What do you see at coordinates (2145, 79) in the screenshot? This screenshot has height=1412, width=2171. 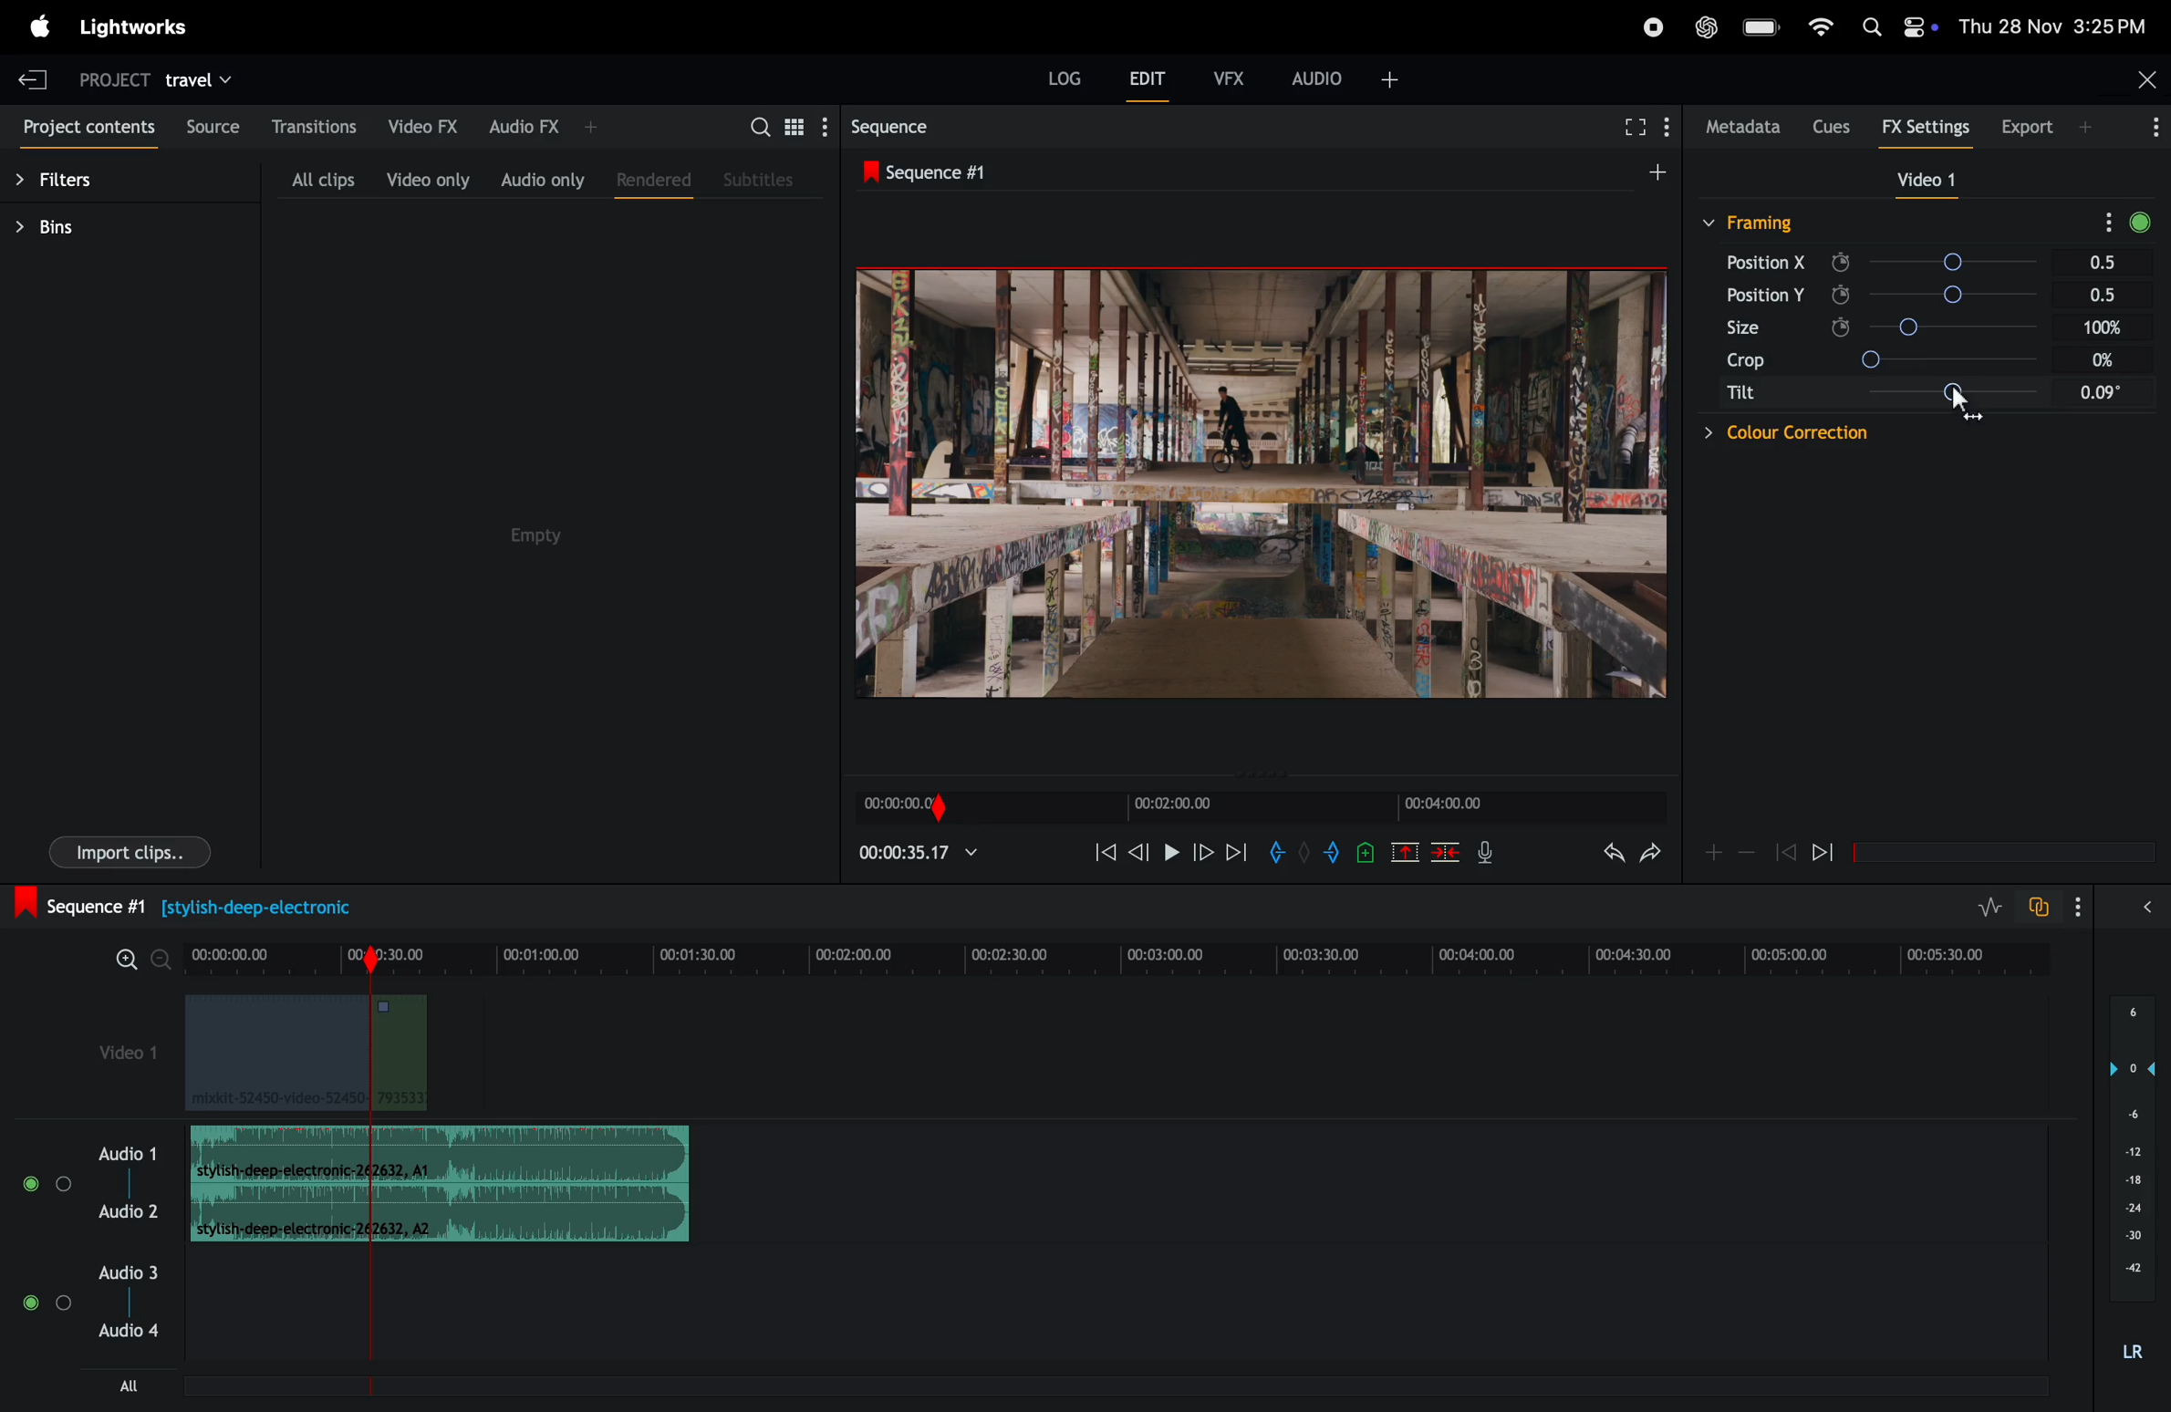 I see `close` at bounding box center [2145, 79].